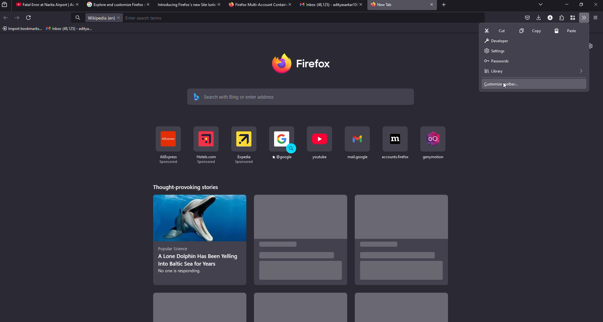 The width and height of the screenshot is (603, 322). What do you see at coordinates (7, 18) in the screenshot?
I see `back` at bounding box center [7, 18].